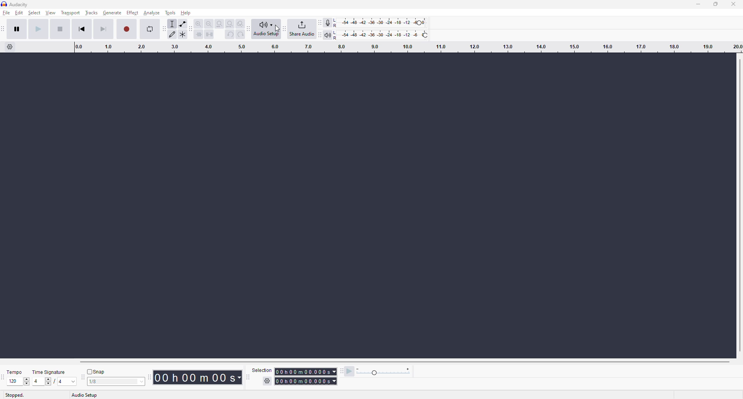 Image resolution: width=743 pixels, height=399 pixels. I want to click on time toolbar, so click(150, 378).